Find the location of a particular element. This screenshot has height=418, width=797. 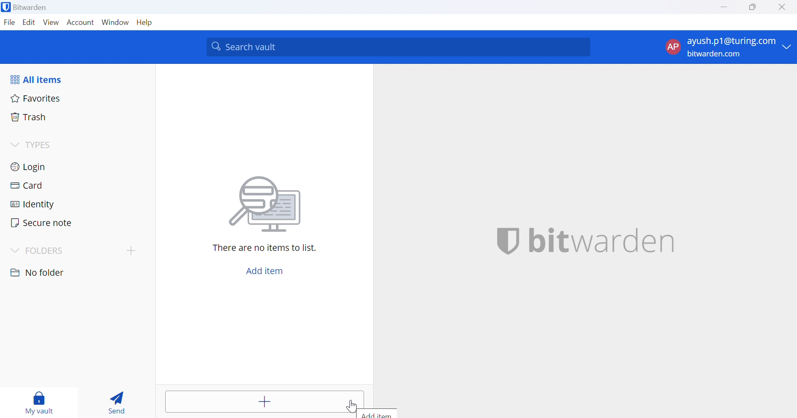

Restore Down is located at coordinates (753, 7).